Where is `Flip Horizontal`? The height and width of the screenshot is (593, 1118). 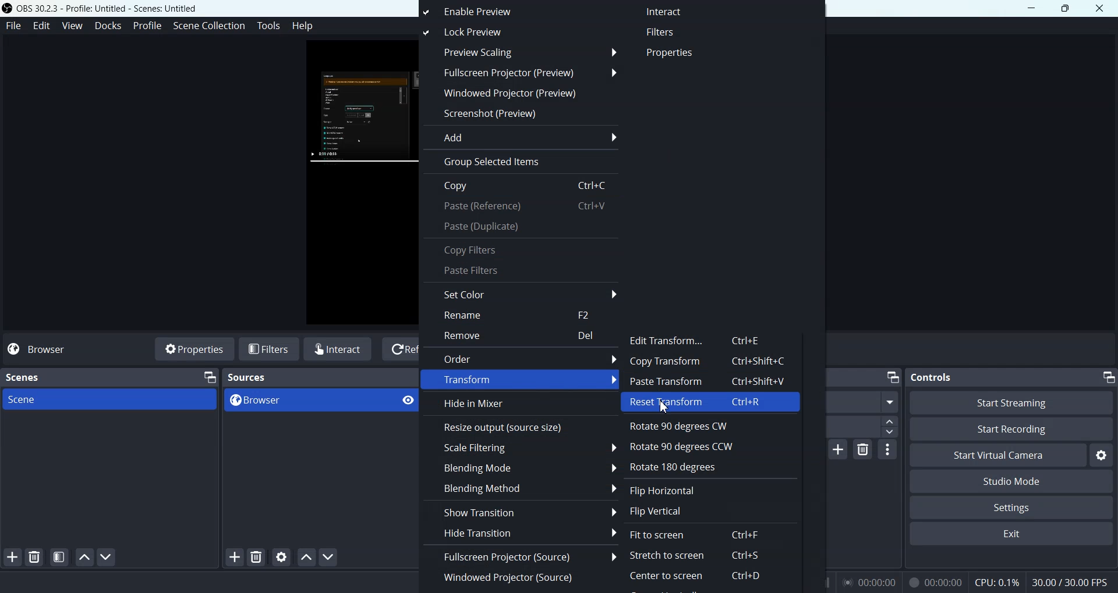 Flip Horizontal is located at coordinates (669, 490).